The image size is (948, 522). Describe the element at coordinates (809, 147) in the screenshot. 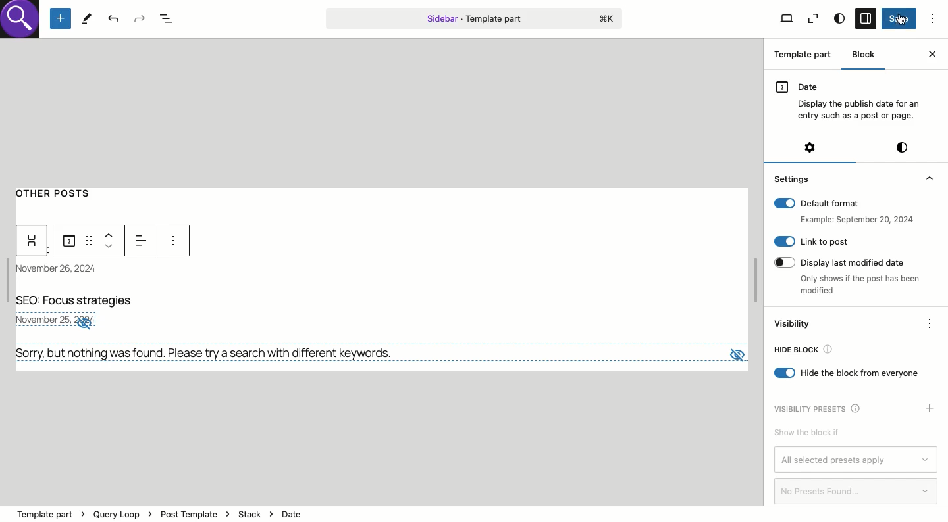

I see `Settings` at that location.